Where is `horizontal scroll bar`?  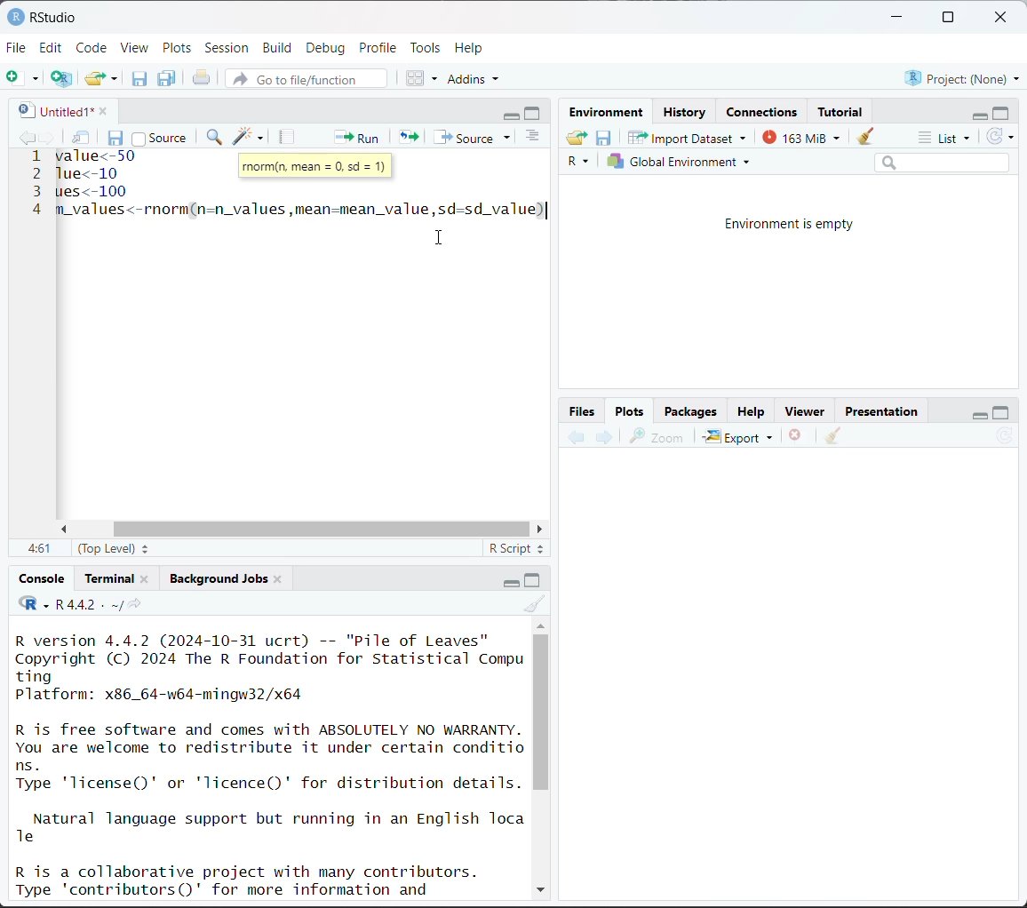 horizontal scroll bar is located at coordinates (320, 530).